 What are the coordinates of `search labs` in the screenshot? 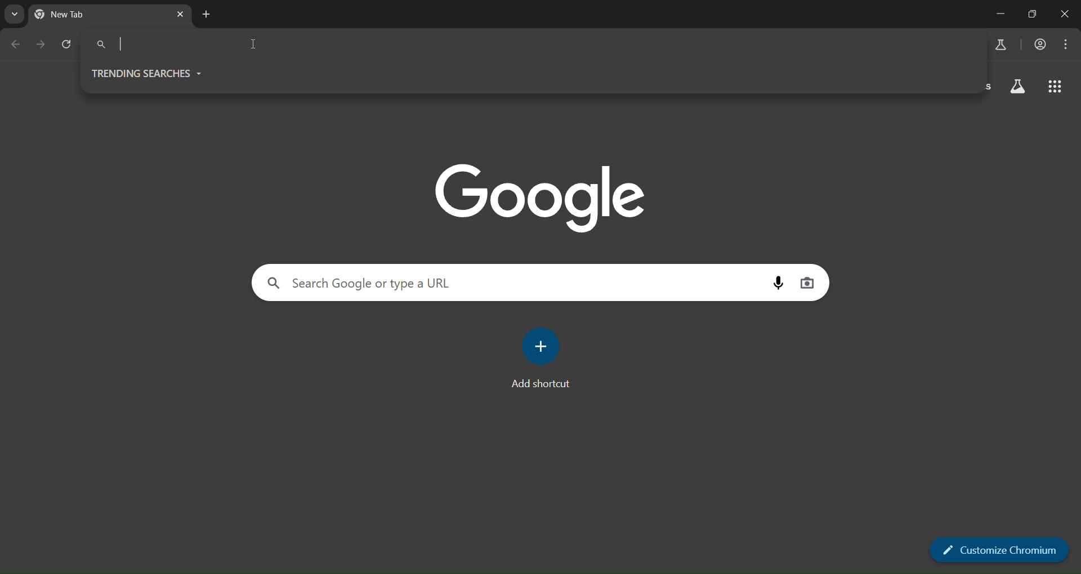 It's located at (1020, 87).